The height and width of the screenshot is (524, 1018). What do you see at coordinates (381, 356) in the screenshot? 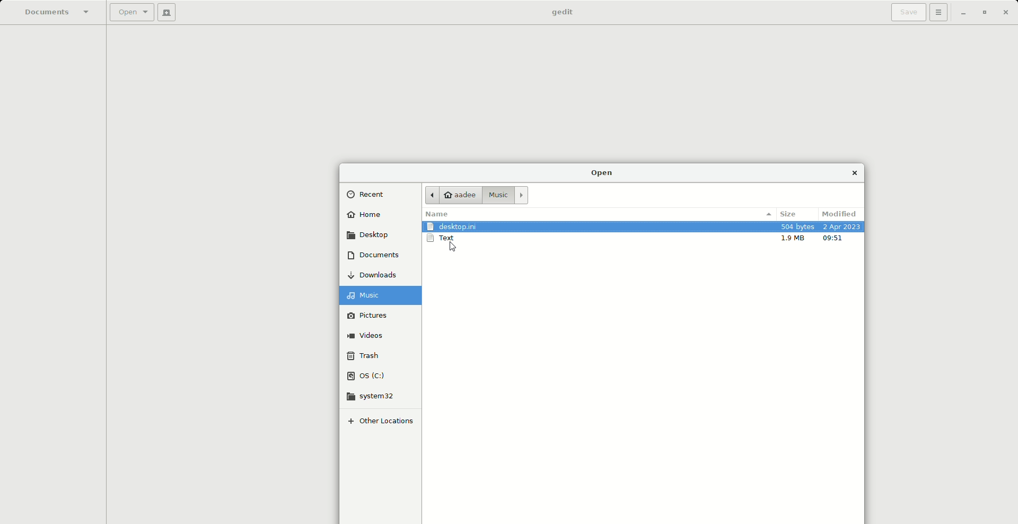
I see `Trash` at bounding box center [381, 356].